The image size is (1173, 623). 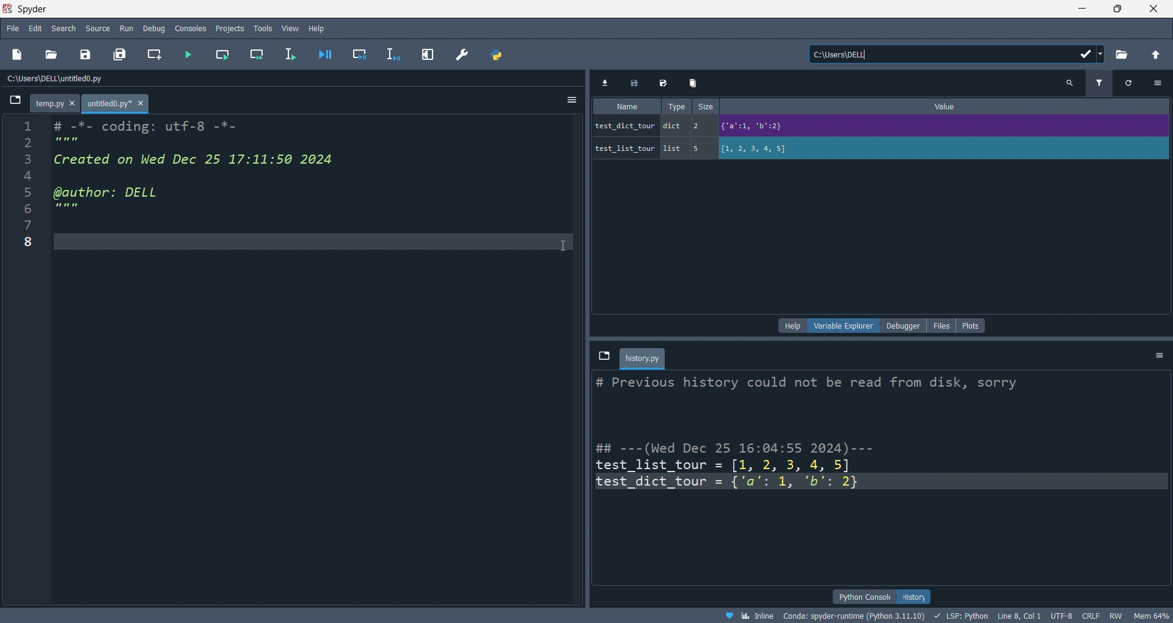 What do you see at coordinates (120, 55) in the screenshot?
I see `save all` at bounding box center [120, 55].